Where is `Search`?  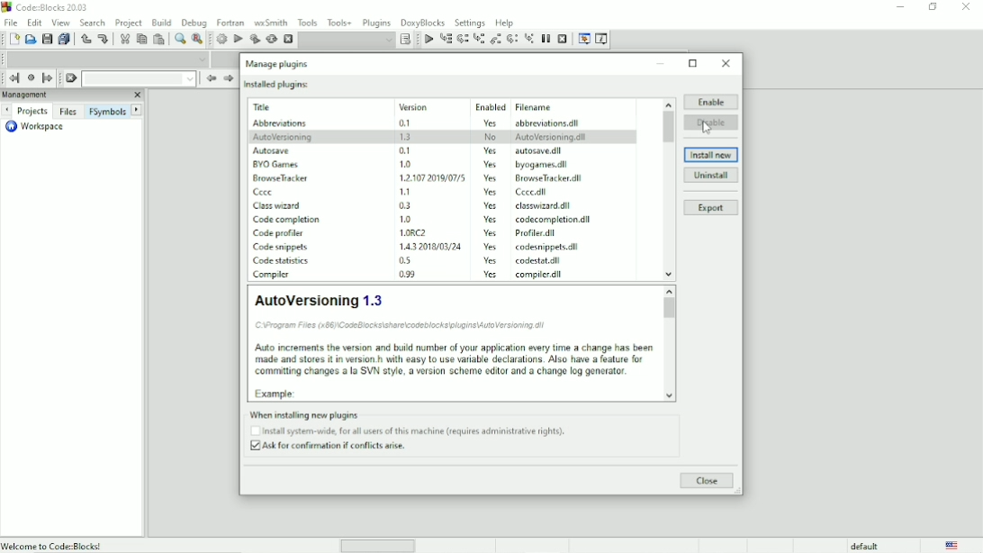 Search is located at coordinates (93, 22).